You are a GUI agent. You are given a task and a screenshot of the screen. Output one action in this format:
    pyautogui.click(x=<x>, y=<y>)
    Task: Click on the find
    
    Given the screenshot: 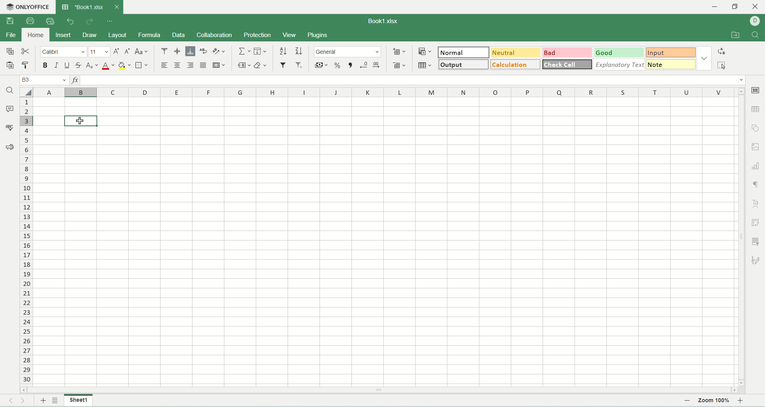 What is the action you would take?
    pyautogui.click(x=9, y=91)
    